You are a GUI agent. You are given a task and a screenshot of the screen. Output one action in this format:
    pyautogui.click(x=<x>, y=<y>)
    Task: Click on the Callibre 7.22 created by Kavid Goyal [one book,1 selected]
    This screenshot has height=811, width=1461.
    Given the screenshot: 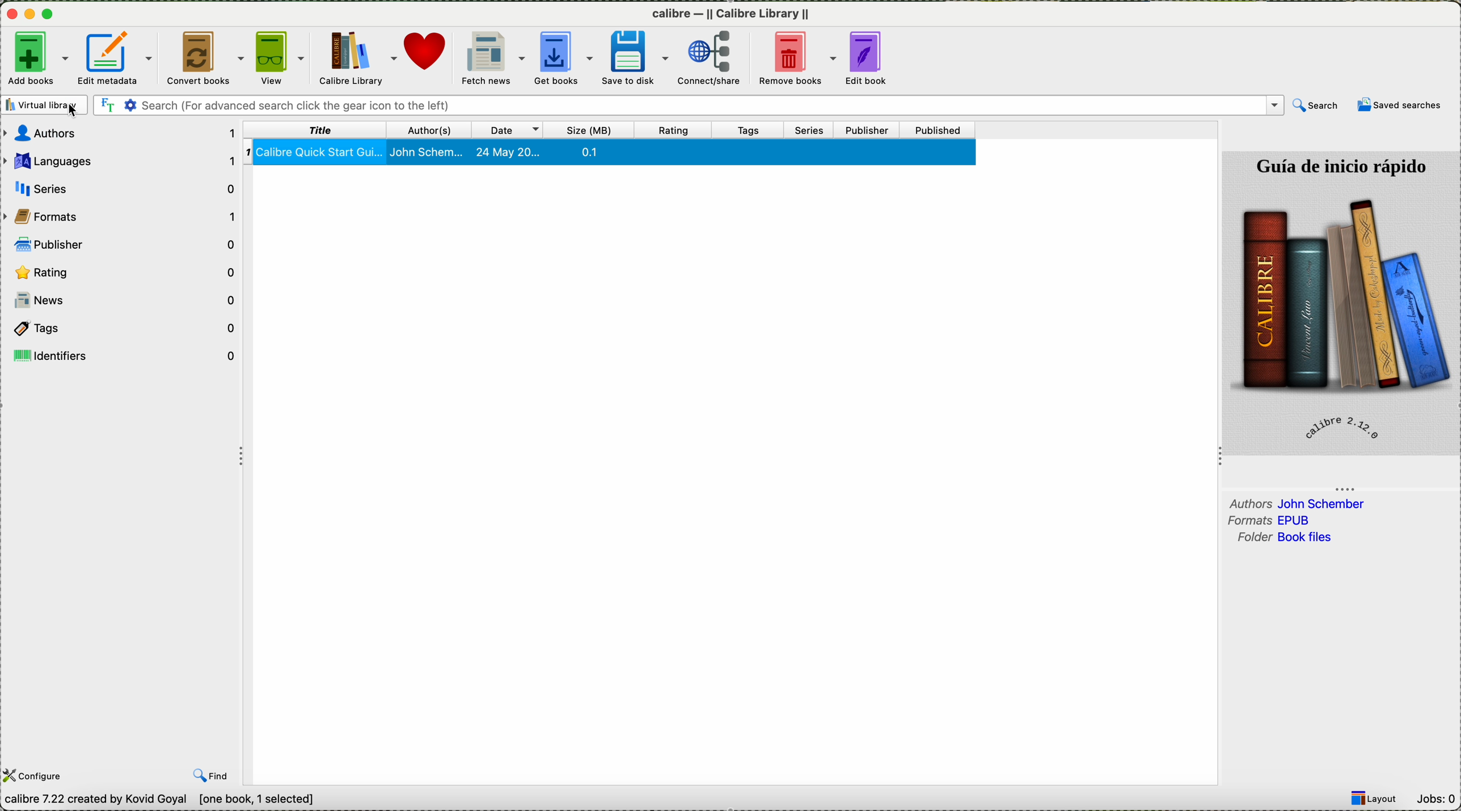 What is the action you would take?
    pyautogui.click(x=160, y=800)
    